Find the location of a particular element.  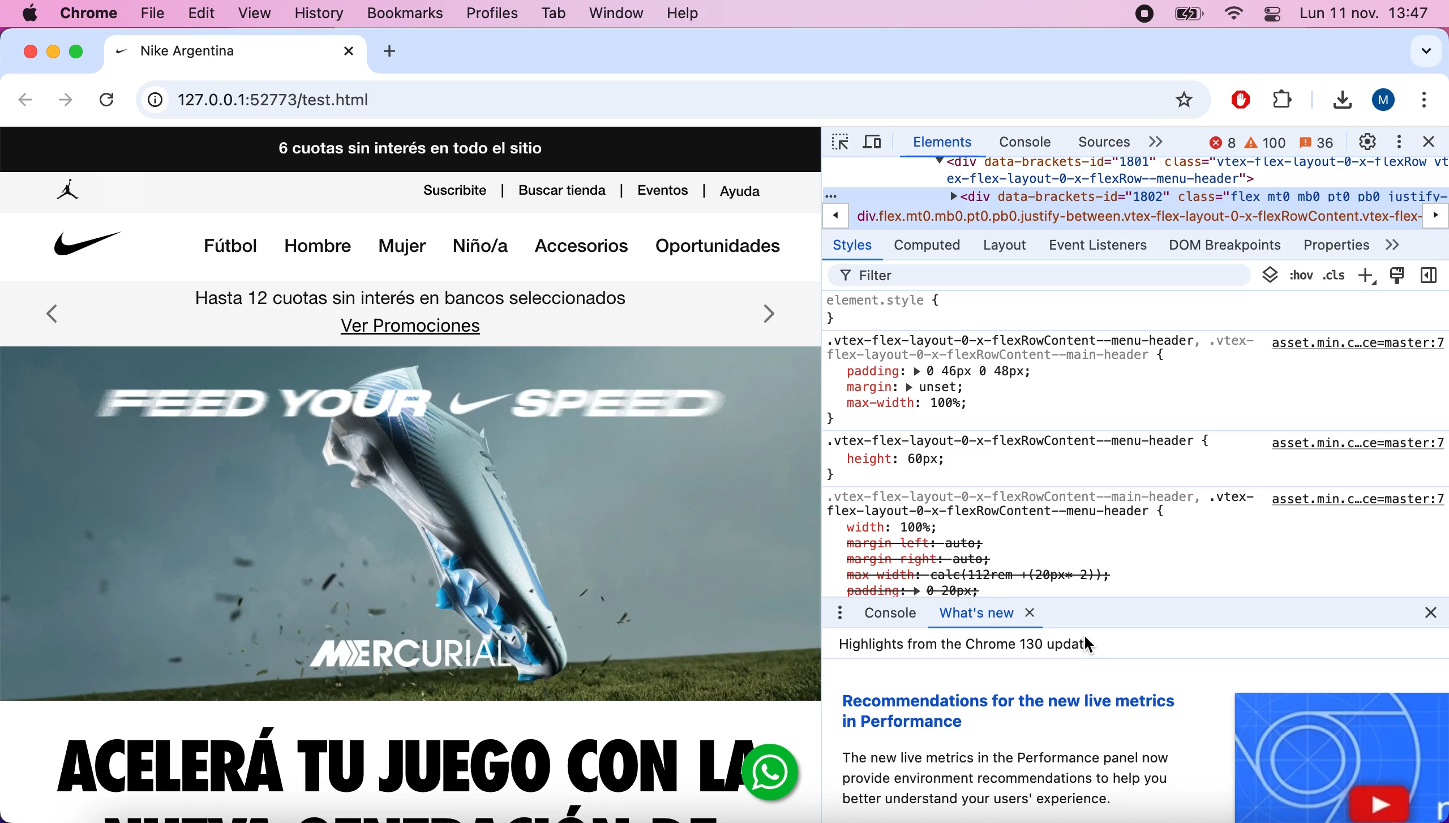

information is located at coordinates (156, 101).